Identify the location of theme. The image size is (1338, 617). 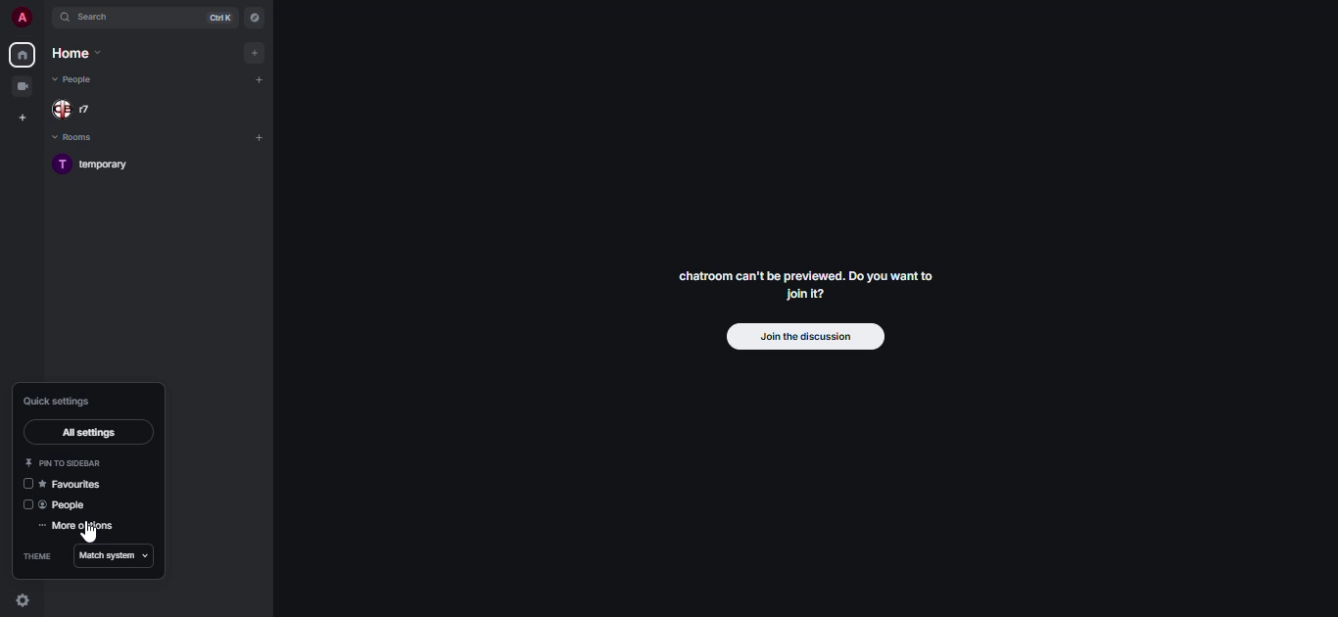
(35, 557).